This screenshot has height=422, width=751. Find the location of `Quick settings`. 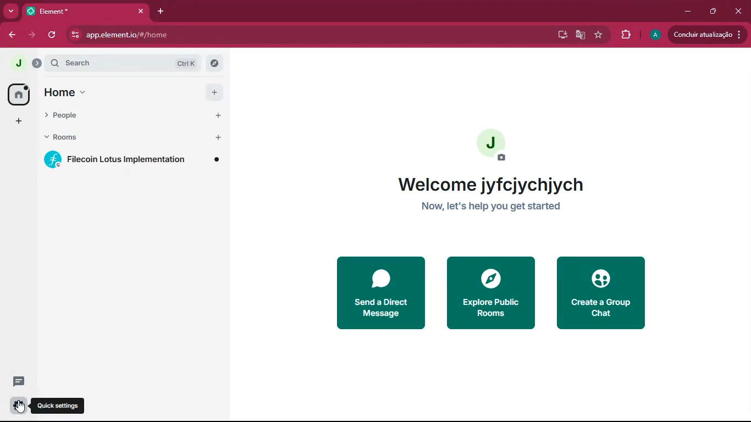

Quick settings is located at coordinates (60, 407).